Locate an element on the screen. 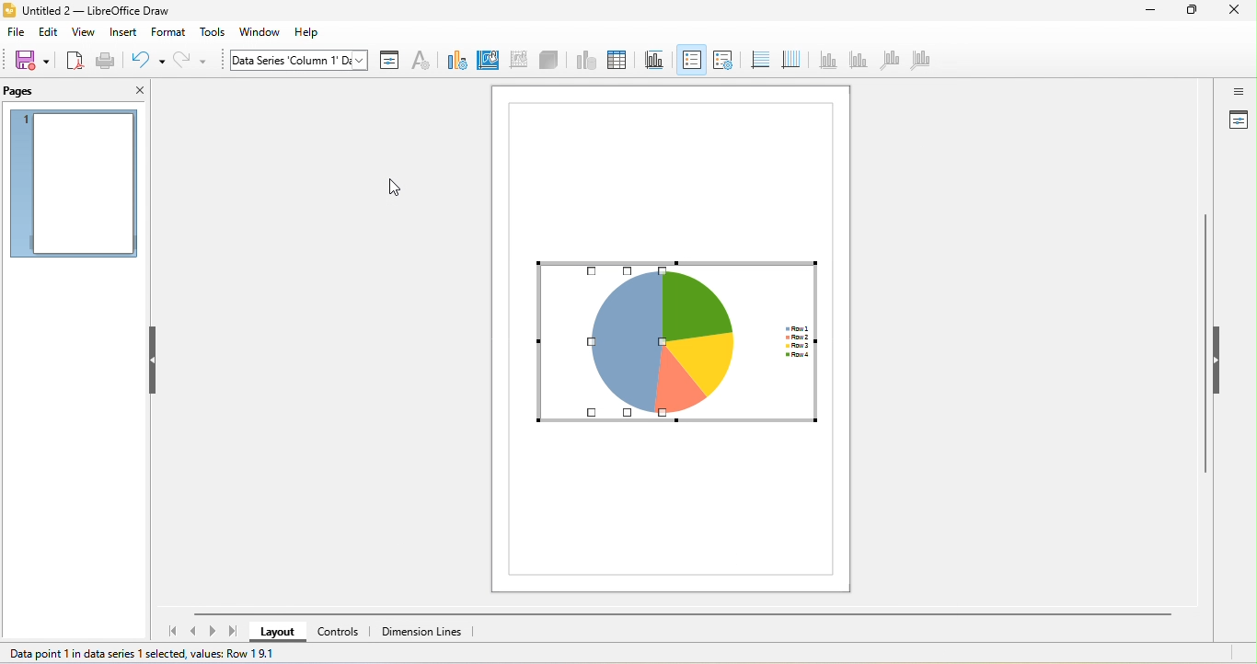  no preview is located at coordinates (75, 185).